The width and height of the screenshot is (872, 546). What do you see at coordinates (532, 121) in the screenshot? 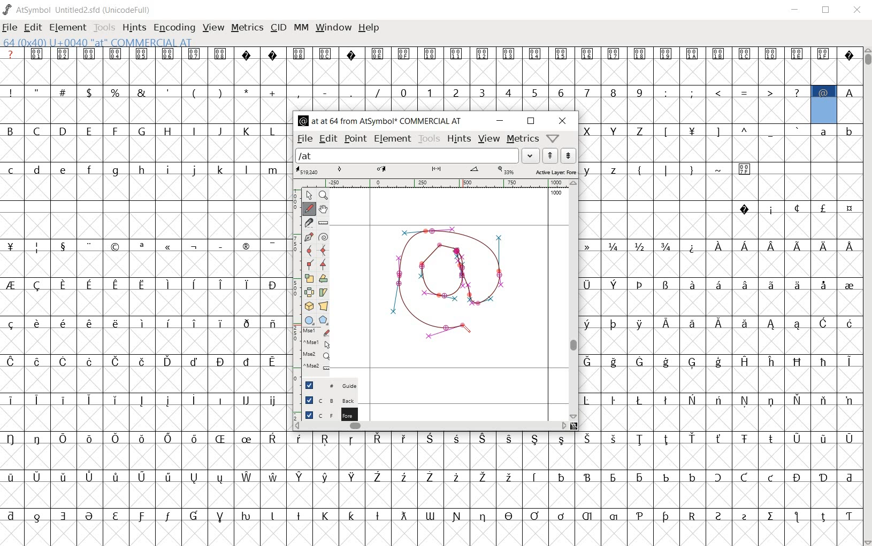
I see `restore down` at bounding box center [532, 121].